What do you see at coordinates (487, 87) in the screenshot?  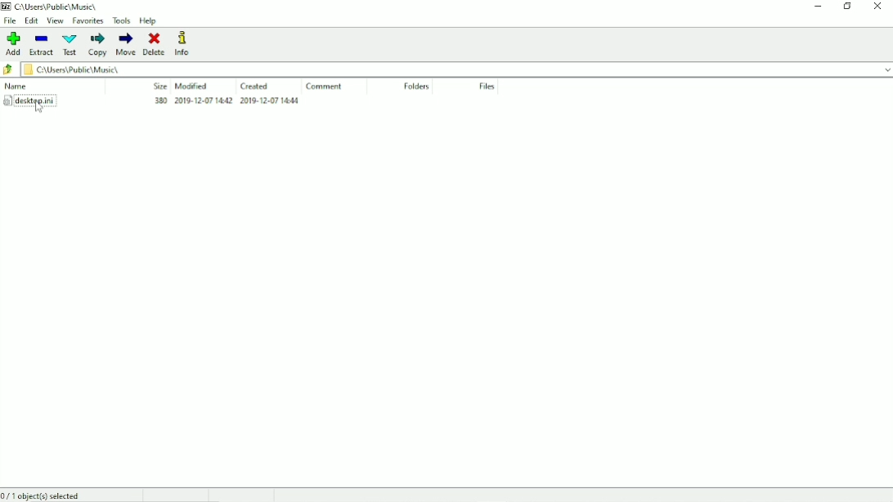 I see `Files` at bounding box center [487, 87].